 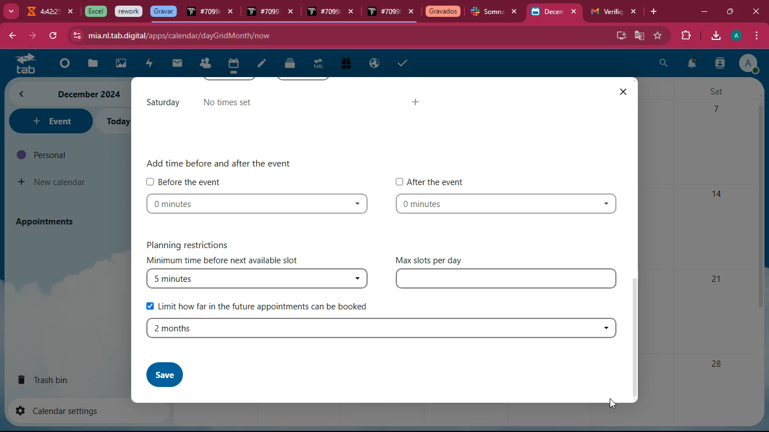 I want to click on time, so click(x=510, y=205).